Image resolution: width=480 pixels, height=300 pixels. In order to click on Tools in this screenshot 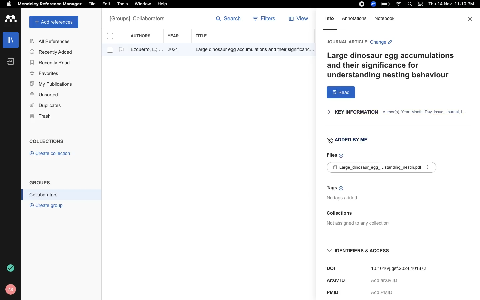, I will do `click(122, 4)`.